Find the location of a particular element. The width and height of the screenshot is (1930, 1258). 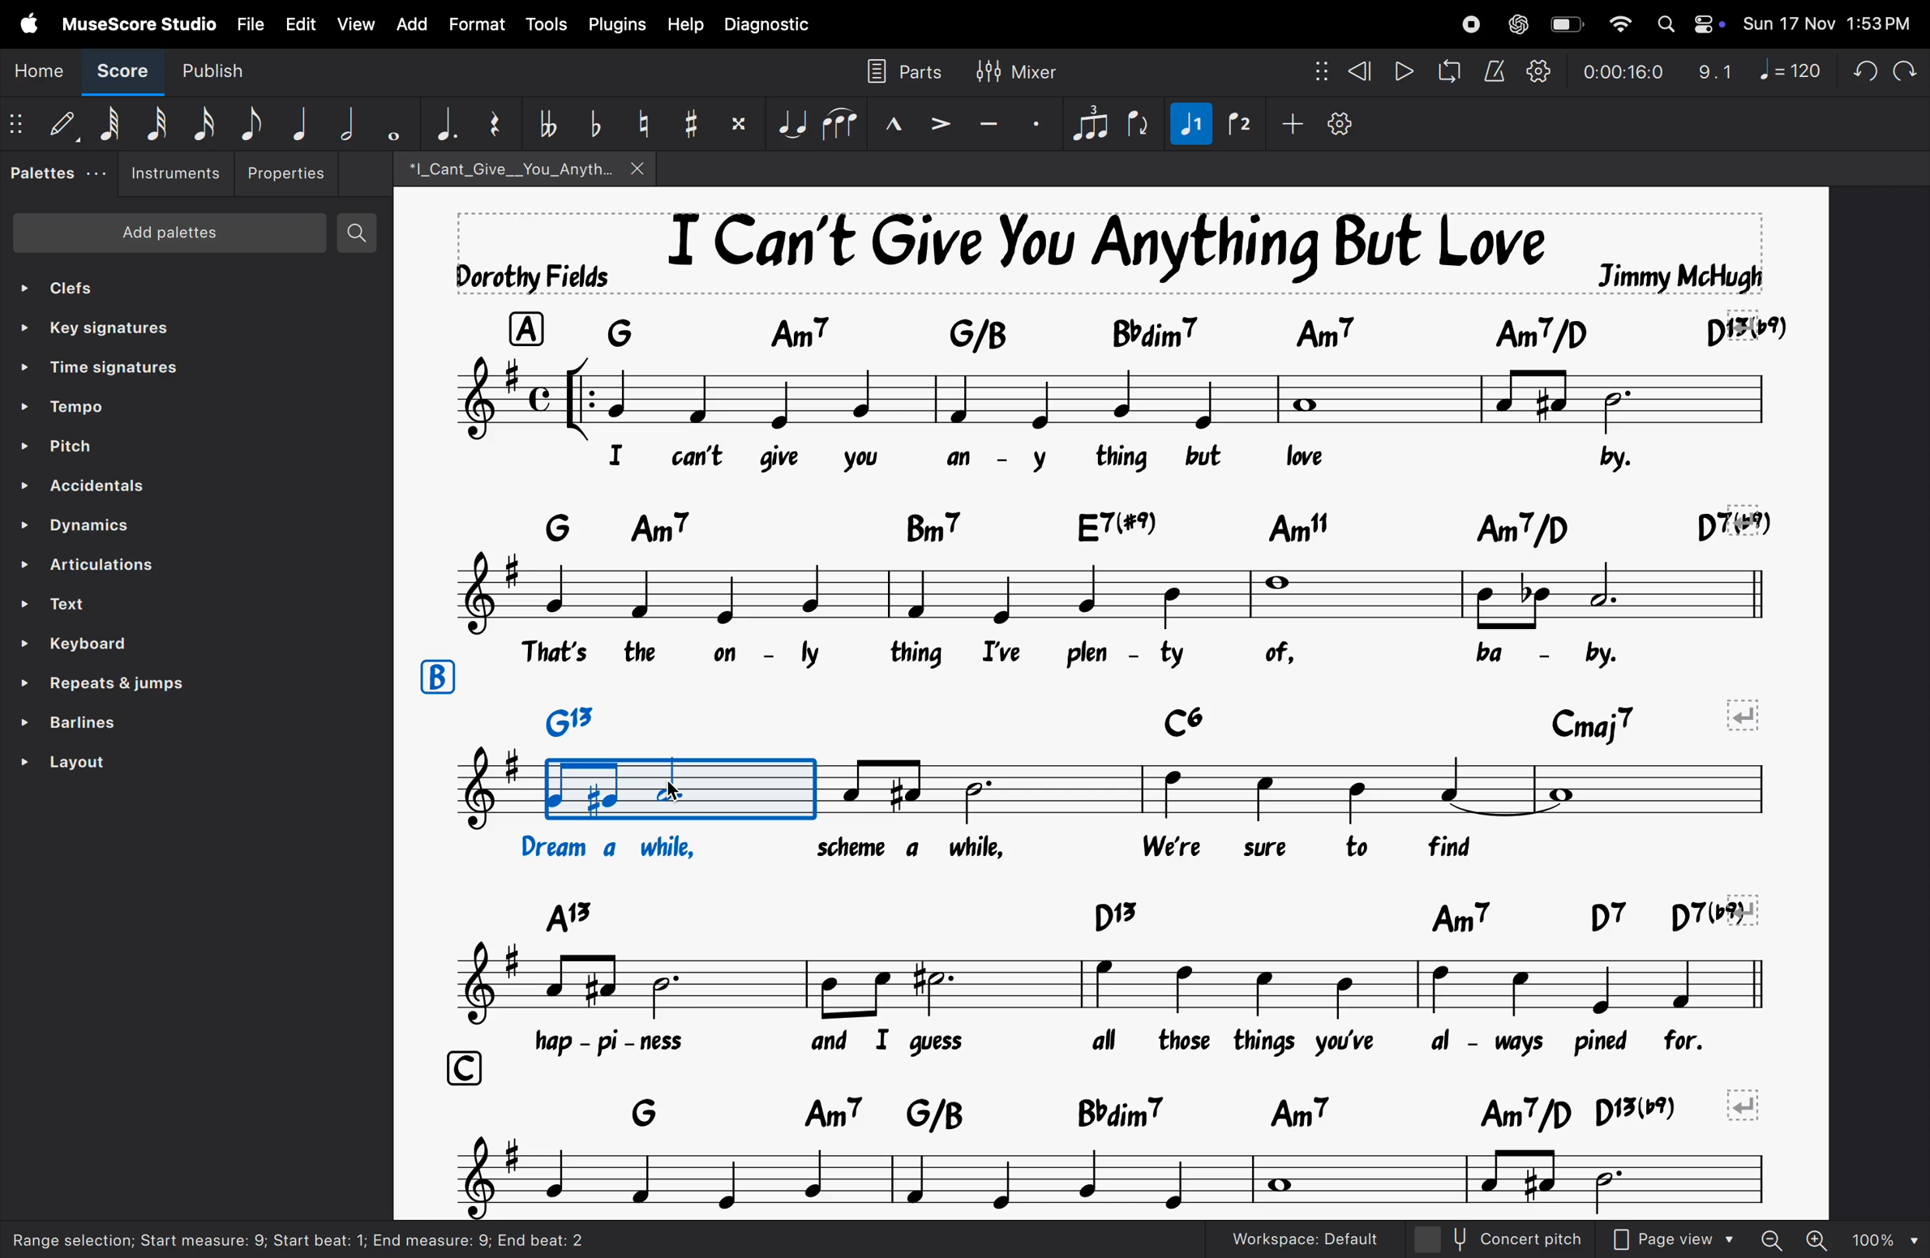

slur is located at coordinates (843, 122).